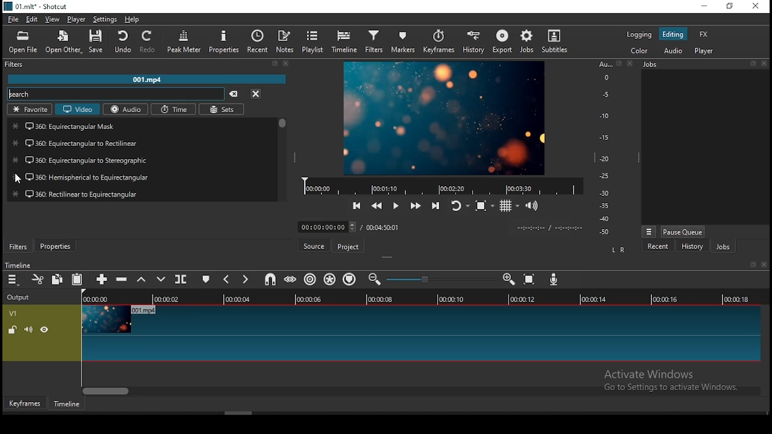  What do you see at coordinates (140, 126) in the screenshot?
I see `filter option` at bounding box center [140, 126].